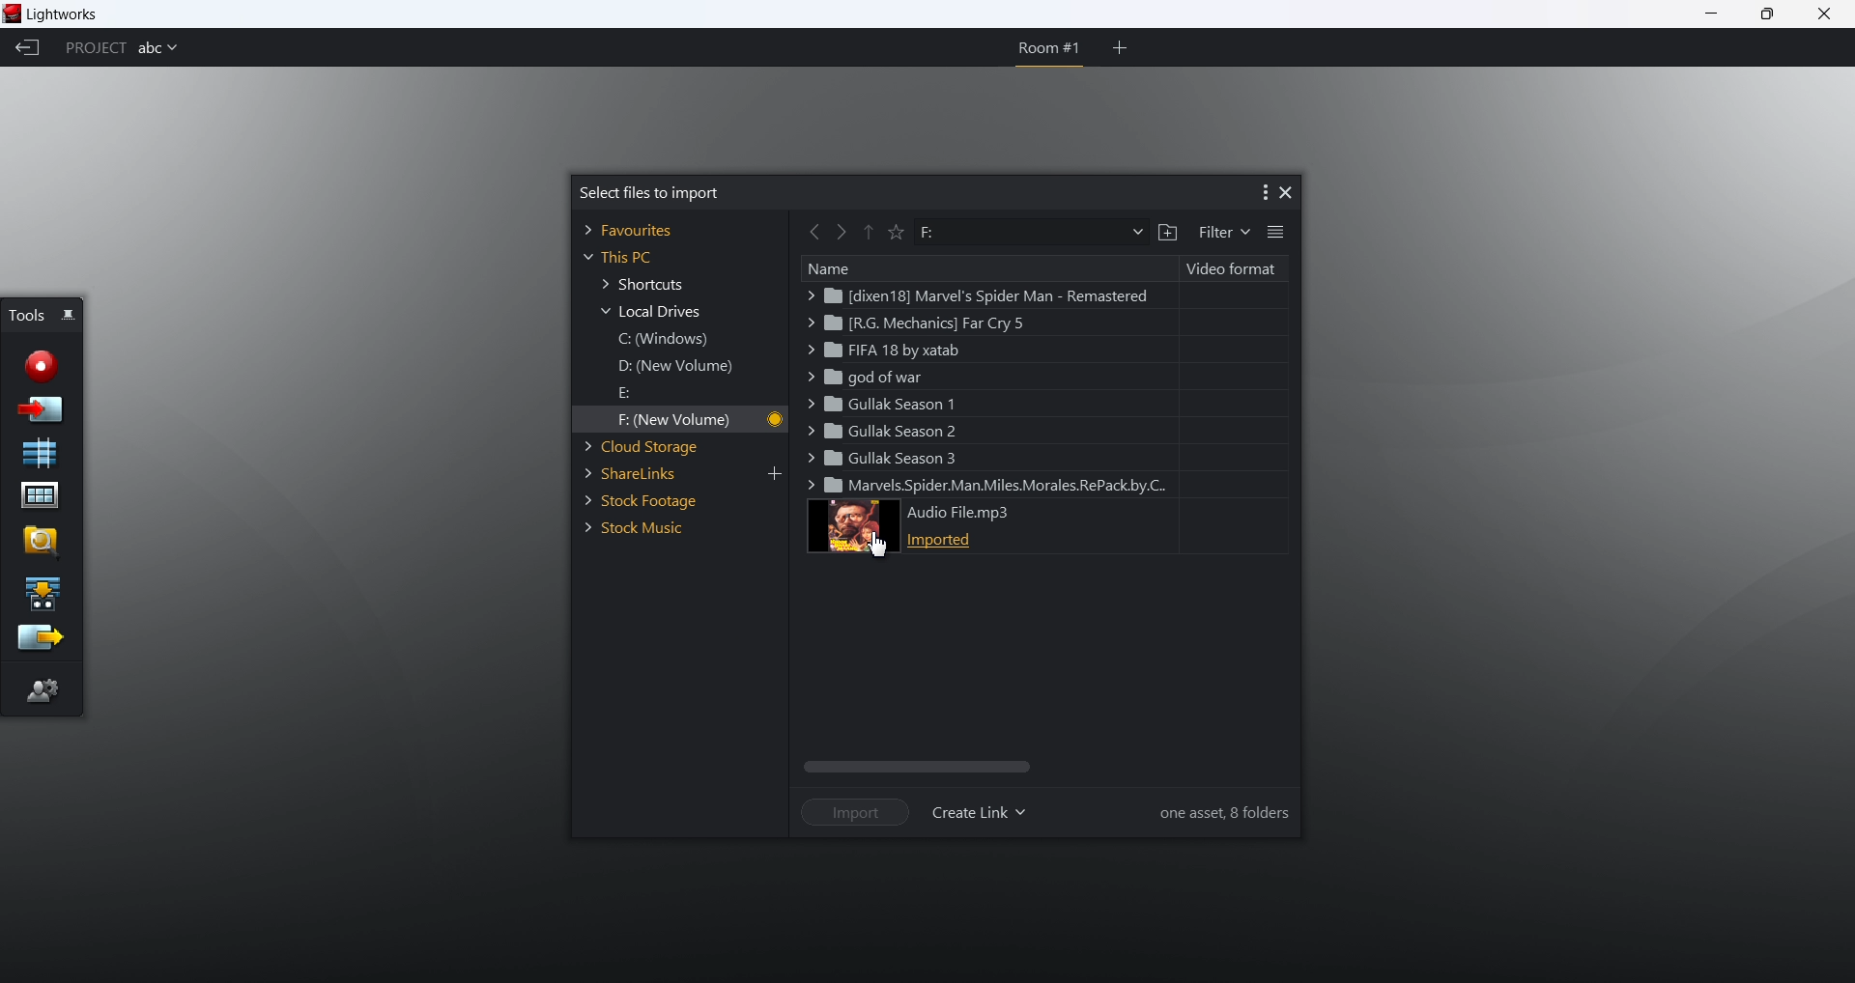  Describe the element at coordinates (645, 501) in the screenshot. I see `stock footage` at that location.